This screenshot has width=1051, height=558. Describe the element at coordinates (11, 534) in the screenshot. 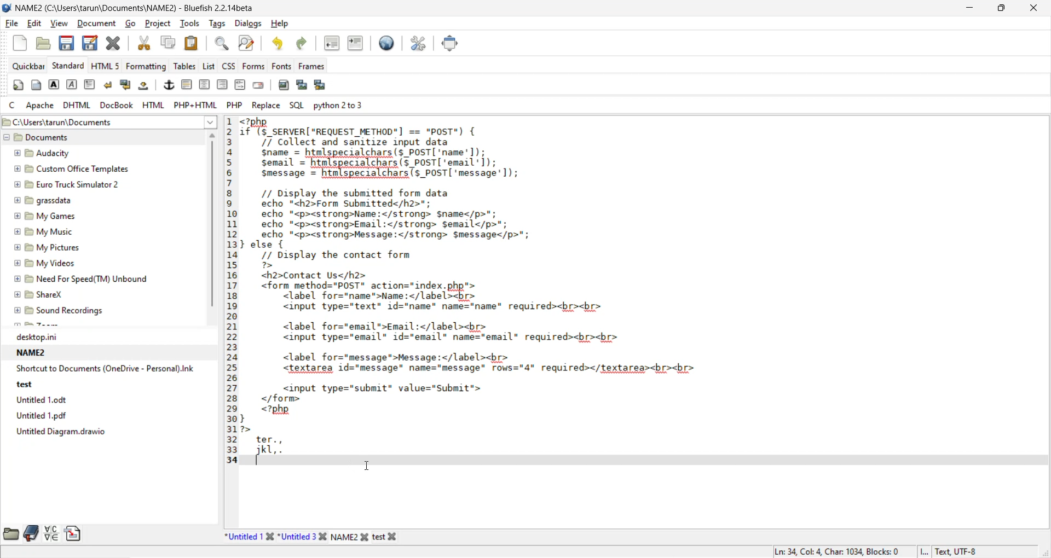

I see `file browser` at that location.